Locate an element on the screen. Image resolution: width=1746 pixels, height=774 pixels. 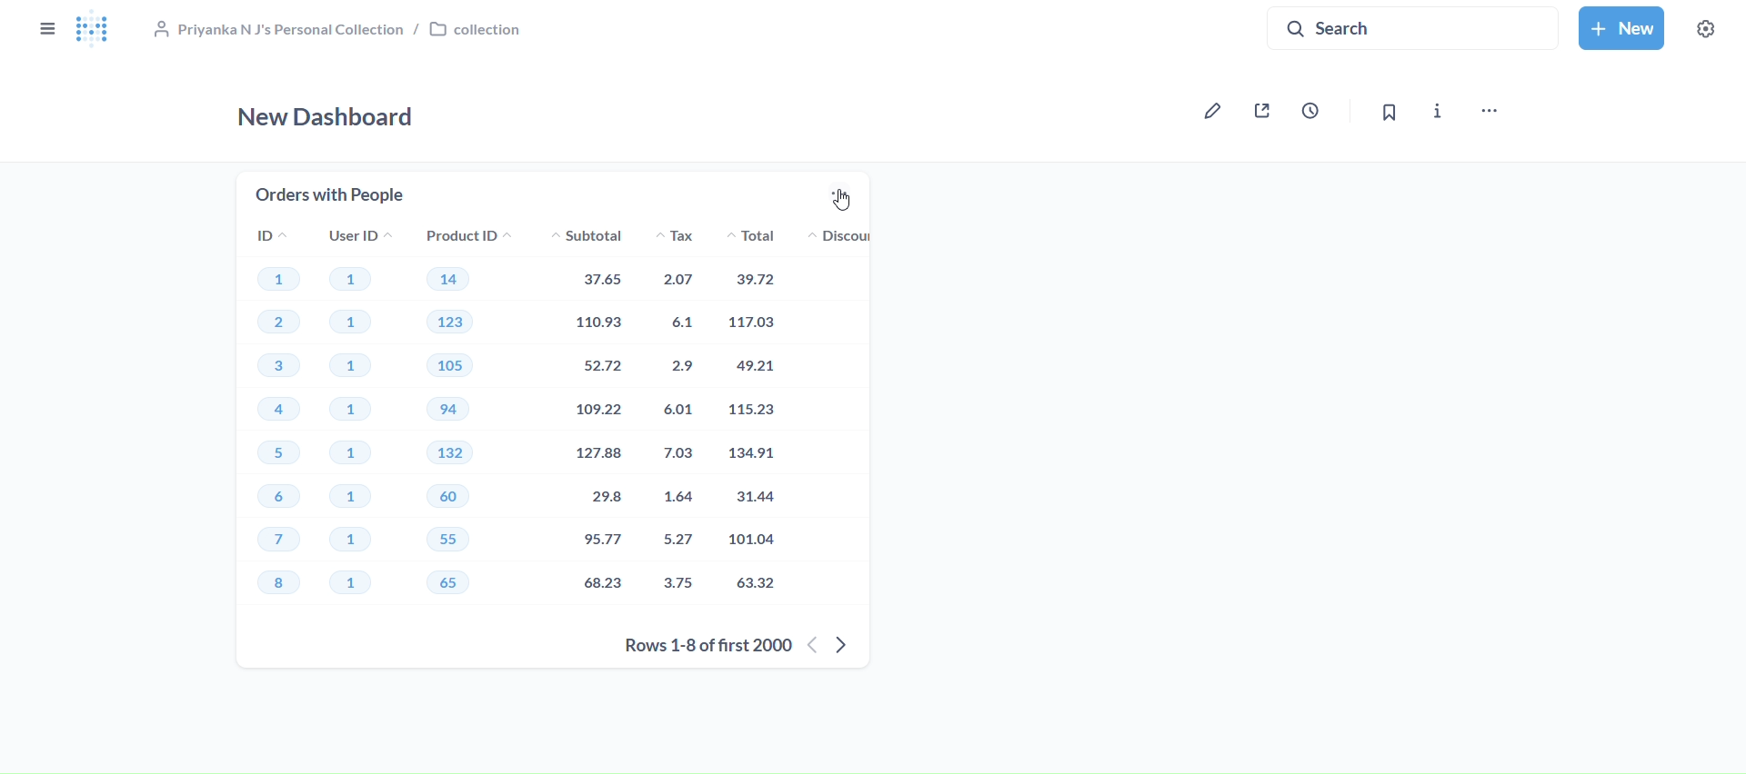
info is located at coordinates (1435, 111).